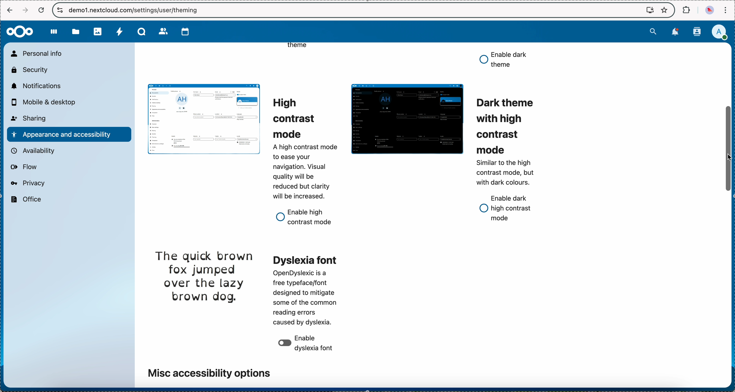 The width and height of the screenshot is (735, 392). What do you see at coordinates (54, 35) in the screenshot?
I see `dashboard` at bounding box center [54, 35].